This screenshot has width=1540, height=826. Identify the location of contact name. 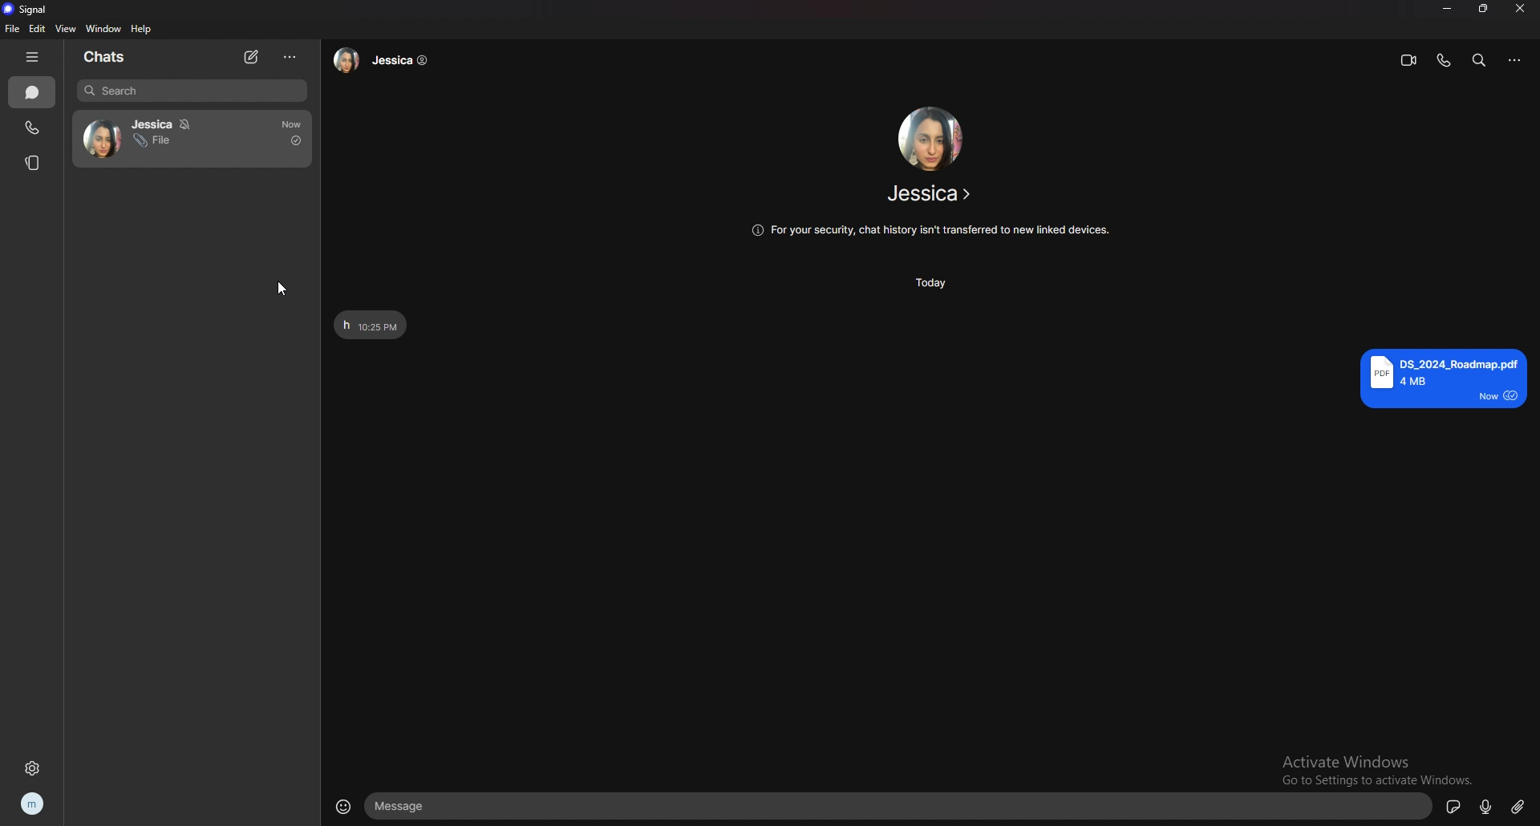
(932, 193).